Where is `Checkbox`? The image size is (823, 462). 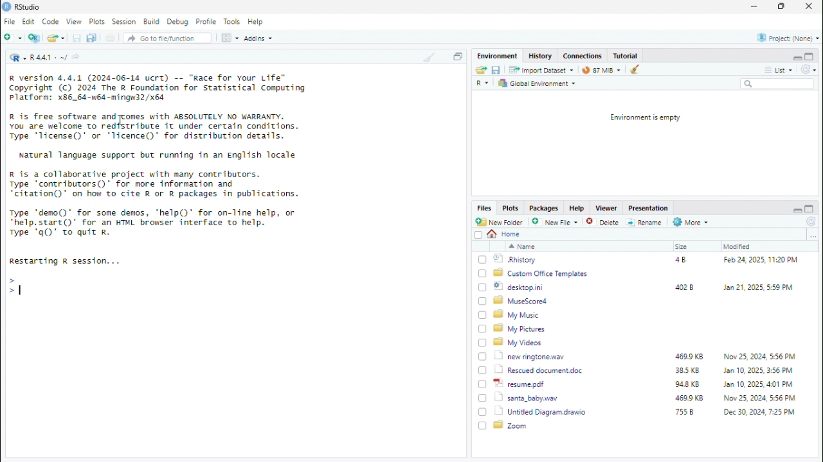
Checkbox is located at coordinates (483, 371).